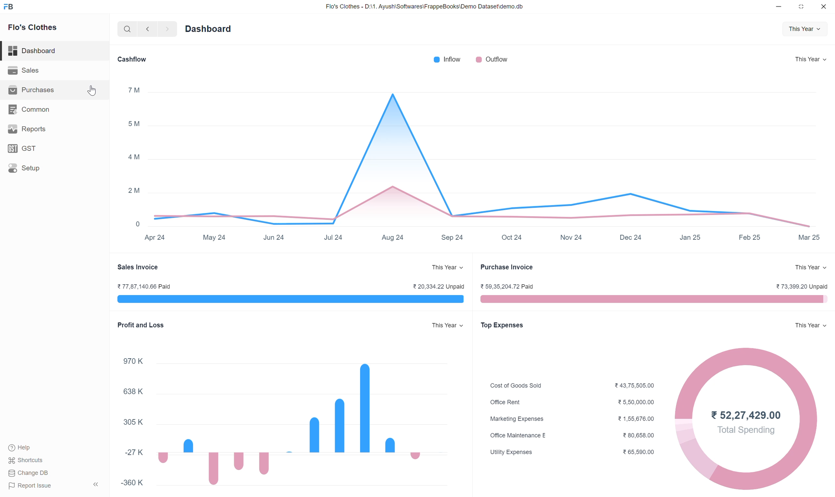 The height and width of the screenshot is (497, 835). I want to click on Dashboard, so click(207, 29).